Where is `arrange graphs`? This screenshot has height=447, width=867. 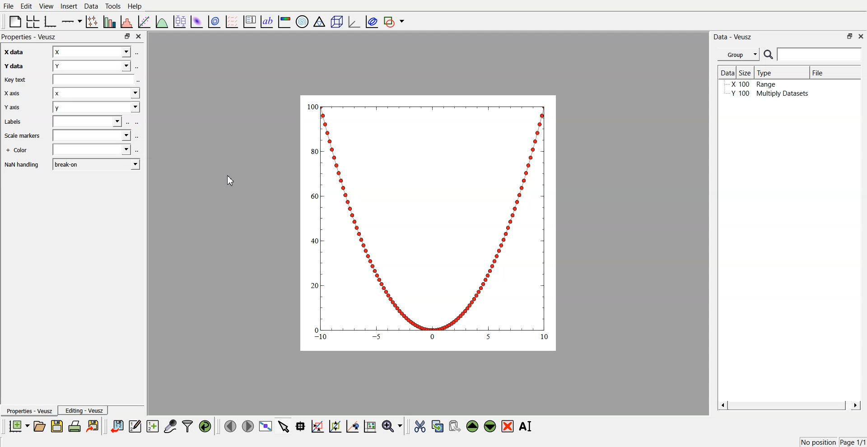
arrange graphs is located at coordinates (31, 21).